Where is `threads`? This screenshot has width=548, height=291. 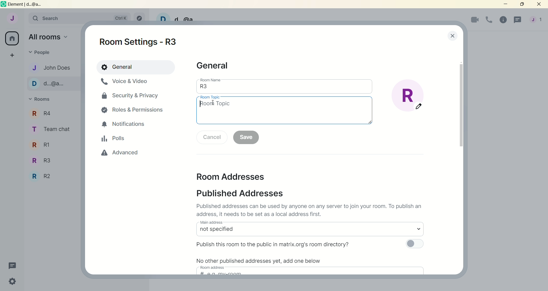
threads is located at coordinates (518, 21).